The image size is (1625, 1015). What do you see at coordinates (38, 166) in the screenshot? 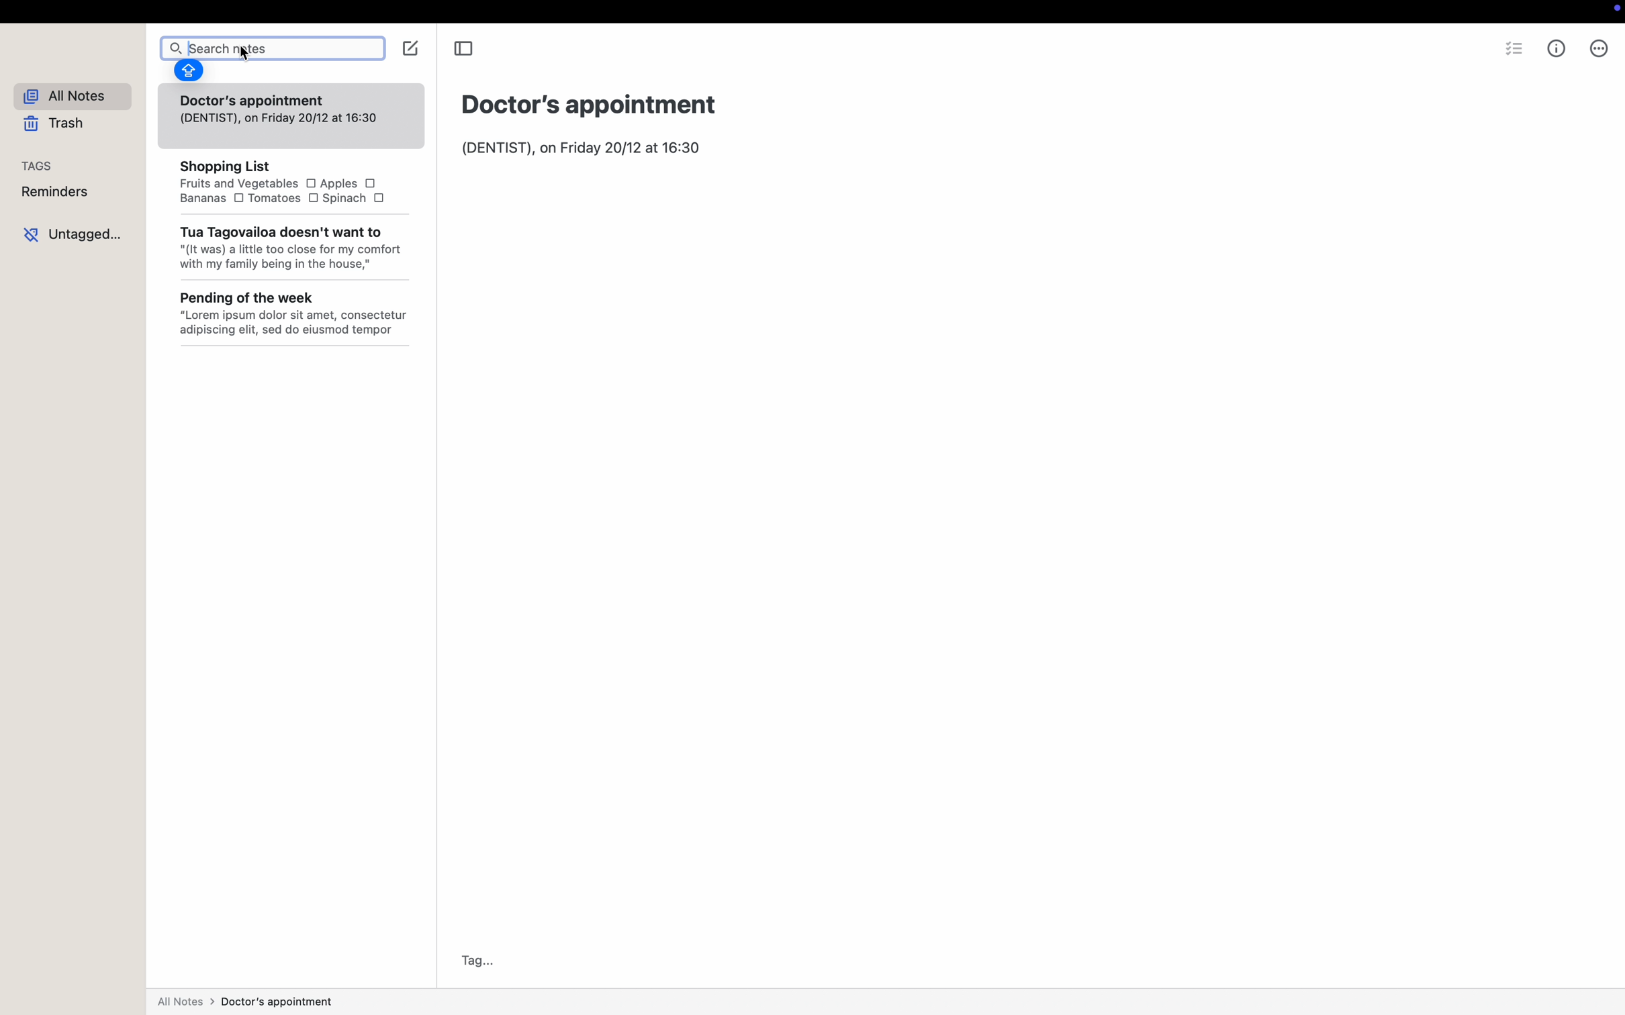
I see `tags` at bounding box center [38, 166].